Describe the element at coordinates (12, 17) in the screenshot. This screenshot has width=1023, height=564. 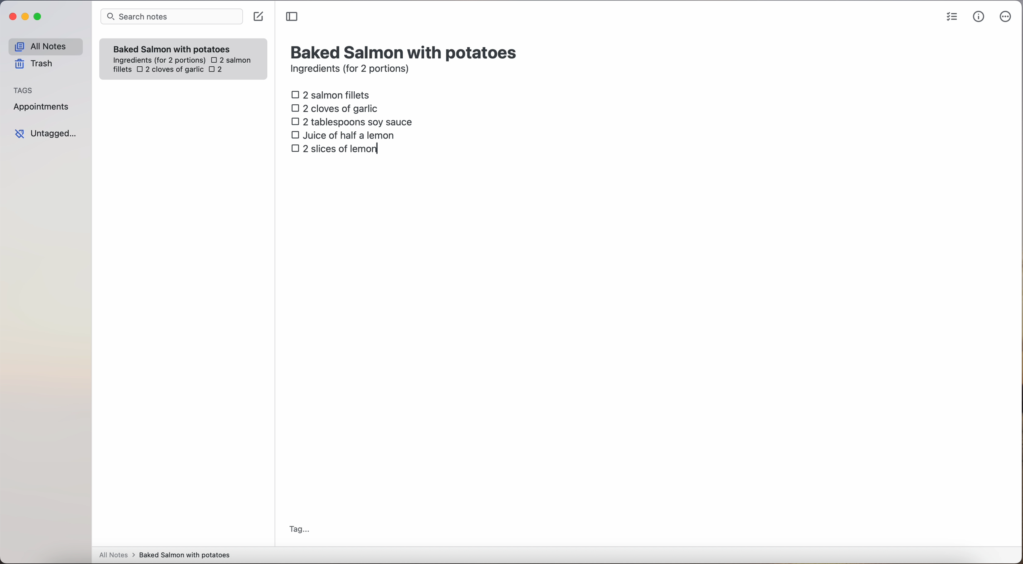
I see `close Simplenote` at that location.